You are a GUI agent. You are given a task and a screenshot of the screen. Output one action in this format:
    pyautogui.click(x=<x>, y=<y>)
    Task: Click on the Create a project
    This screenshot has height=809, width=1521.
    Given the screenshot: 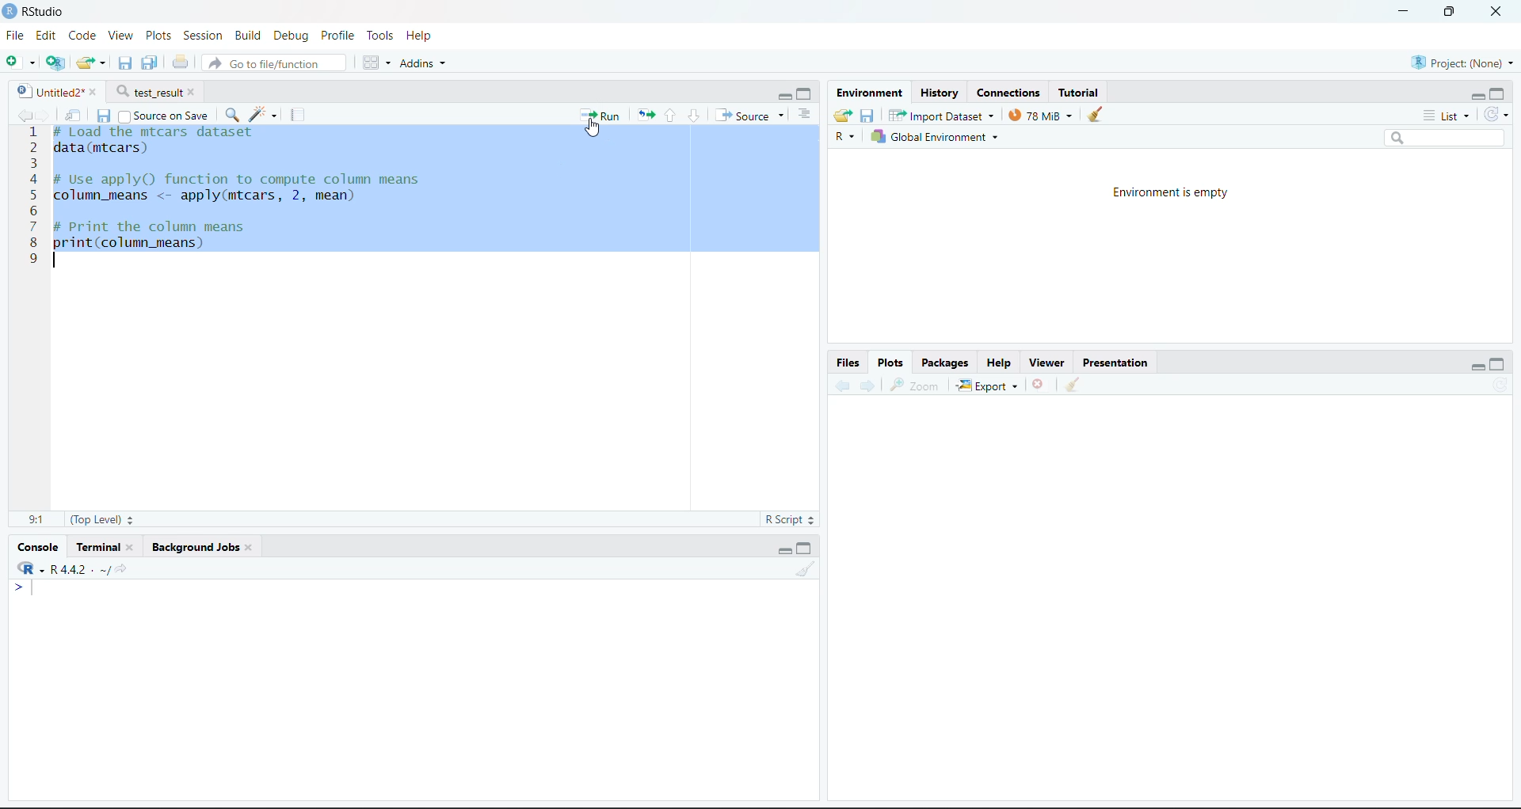 What is the action you would take?
    pyautogui.click(x=55, y=63)
    